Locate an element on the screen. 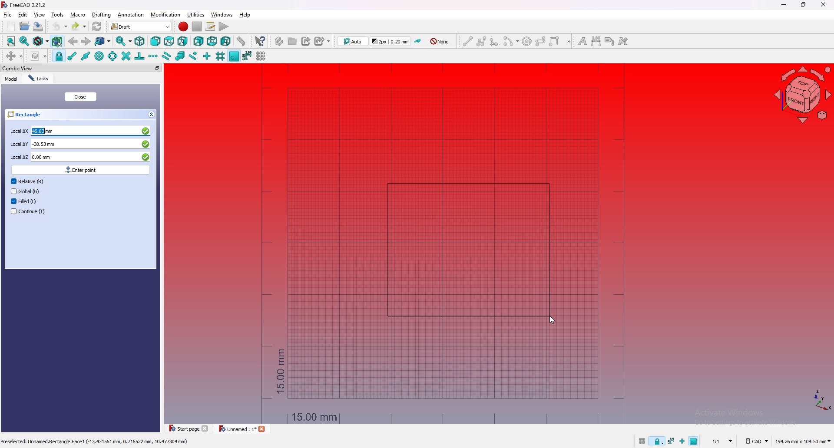 This screenshot has height=448, width=834. forward is located at coordinates (86, 41).